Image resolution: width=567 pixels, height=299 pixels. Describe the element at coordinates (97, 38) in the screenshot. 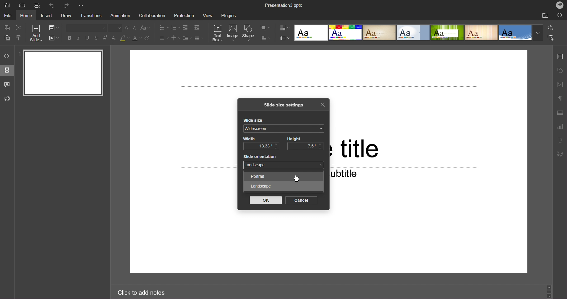

I see `Strikethrough` at that location.